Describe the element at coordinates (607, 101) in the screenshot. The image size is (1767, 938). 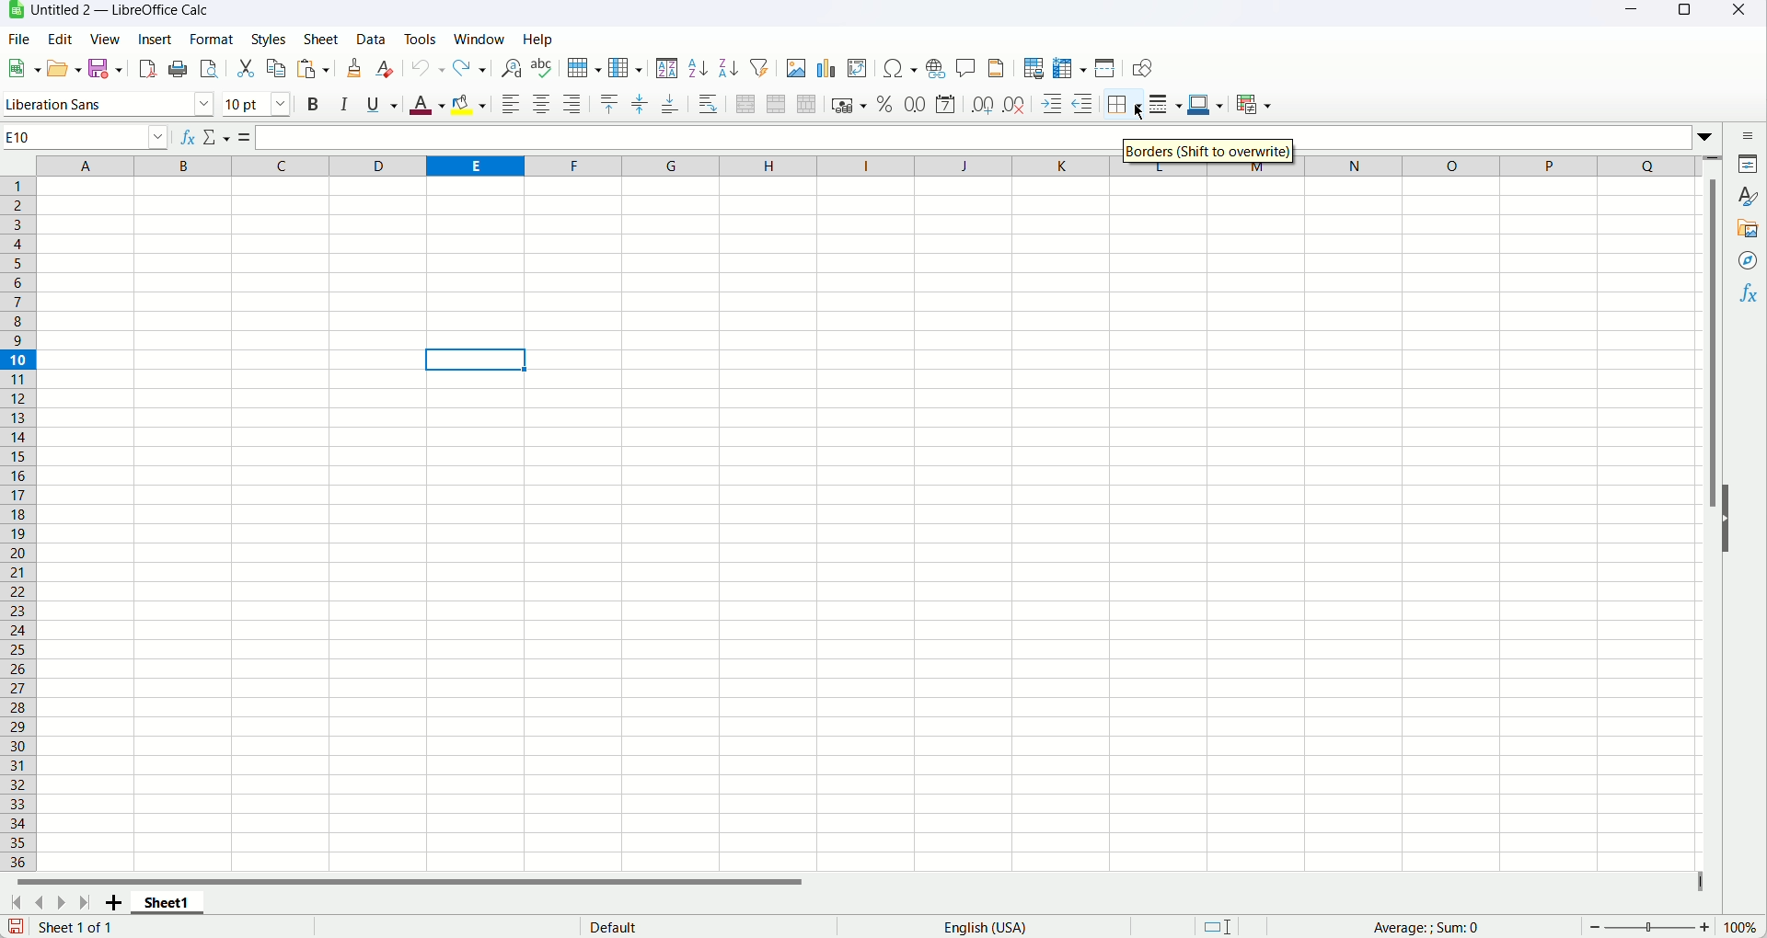
I see `Align top` at that location.